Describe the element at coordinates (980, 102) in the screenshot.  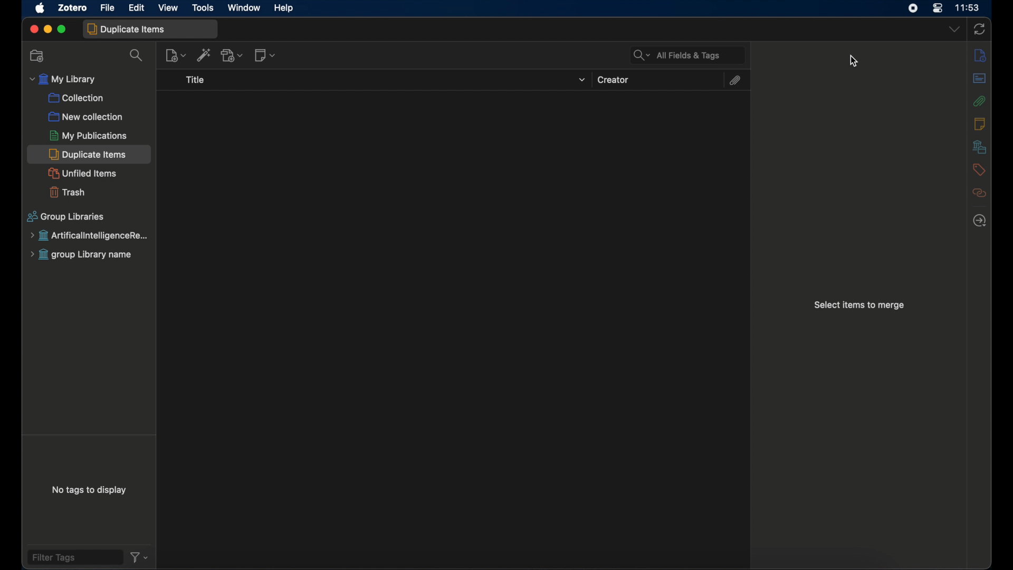
I see `attachments` at that location.